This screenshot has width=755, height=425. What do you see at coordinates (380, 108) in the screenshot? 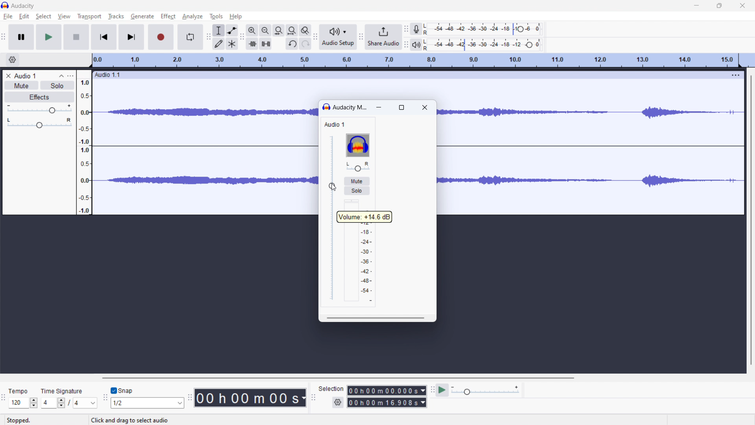
I see `minimize` at bounding box center [380, 108].